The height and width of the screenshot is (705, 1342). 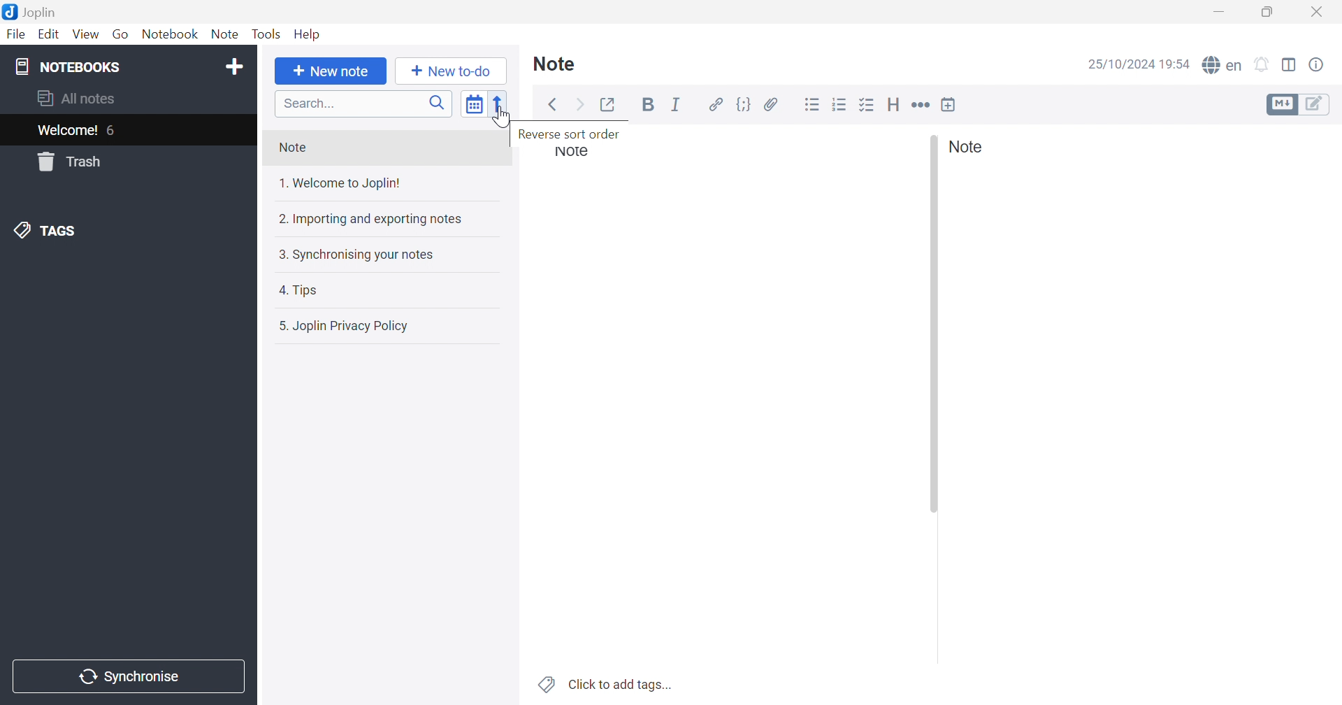 I want to click on Back, so click(x=554, y=105).